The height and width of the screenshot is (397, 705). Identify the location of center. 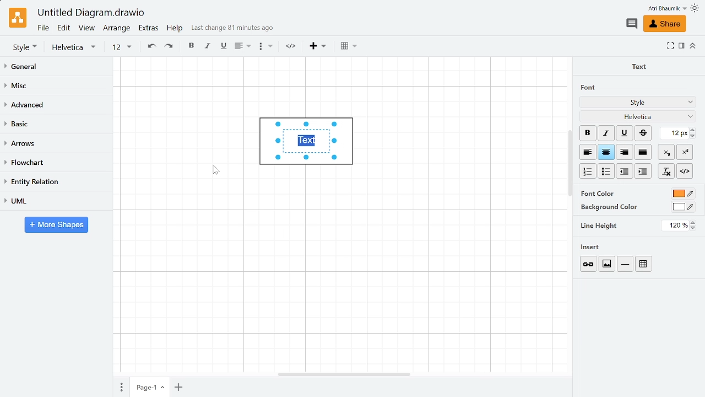
(606, 152).